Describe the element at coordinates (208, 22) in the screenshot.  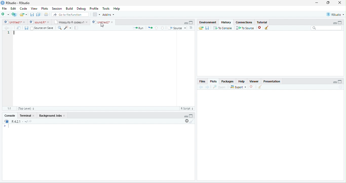
I see `Environment` at that location.